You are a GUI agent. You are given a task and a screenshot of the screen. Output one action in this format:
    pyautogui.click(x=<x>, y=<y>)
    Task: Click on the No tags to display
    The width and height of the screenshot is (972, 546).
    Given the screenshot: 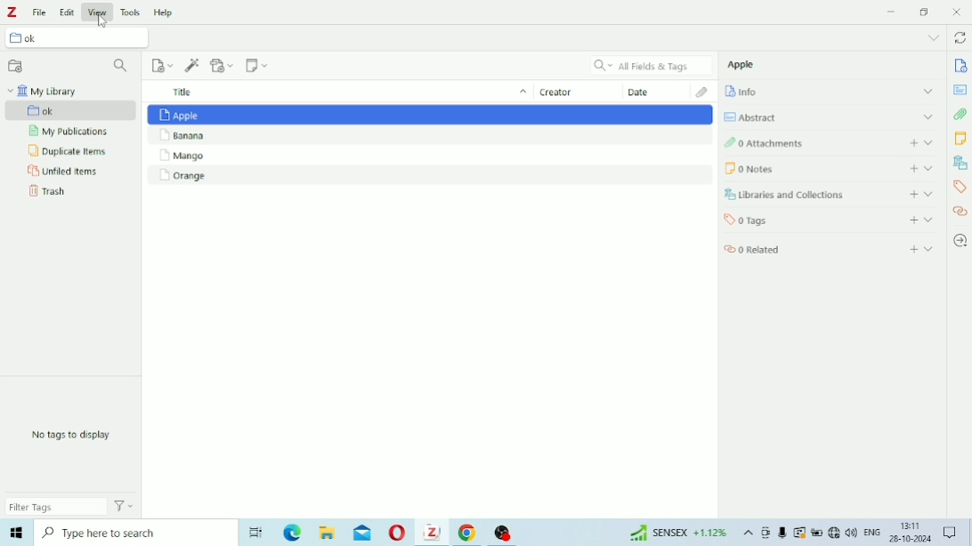 What is the action you would take?
    pyautogui.click(x=77, y=436)
    